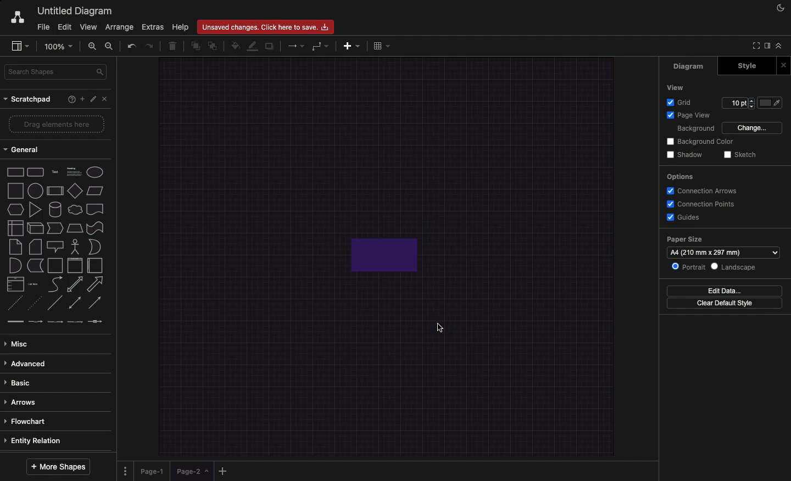  Describe the element at coordinates (766, 45) in the screenshot. I see `Sidebar` at that location.